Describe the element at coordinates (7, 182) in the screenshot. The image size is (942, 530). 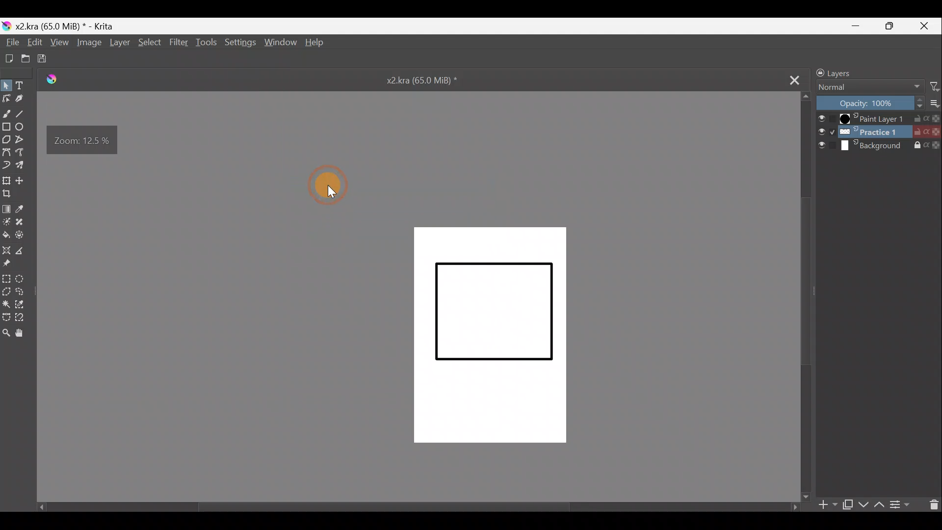
I see `Transform a layer/selection` at that location.